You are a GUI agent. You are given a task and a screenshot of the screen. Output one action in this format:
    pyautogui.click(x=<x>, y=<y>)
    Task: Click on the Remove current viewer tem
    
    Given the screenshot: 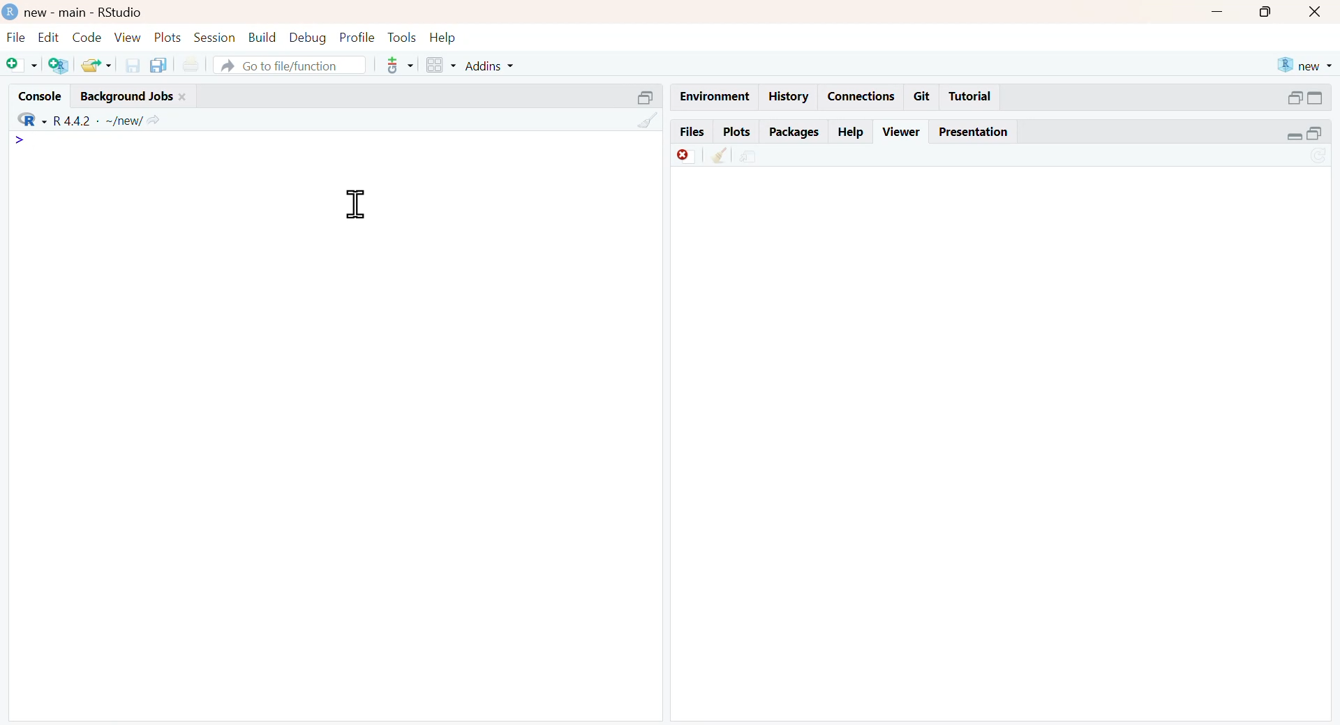 What is the action you would take?
    pyautogui.click(x=676, y=155)
    